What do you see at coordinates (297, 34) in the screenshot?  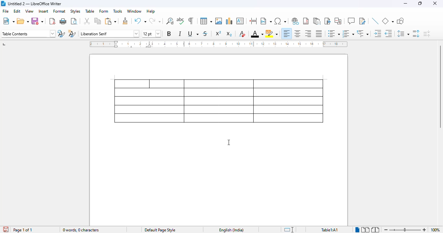 I see `align center` at bounding box center [297, 34].